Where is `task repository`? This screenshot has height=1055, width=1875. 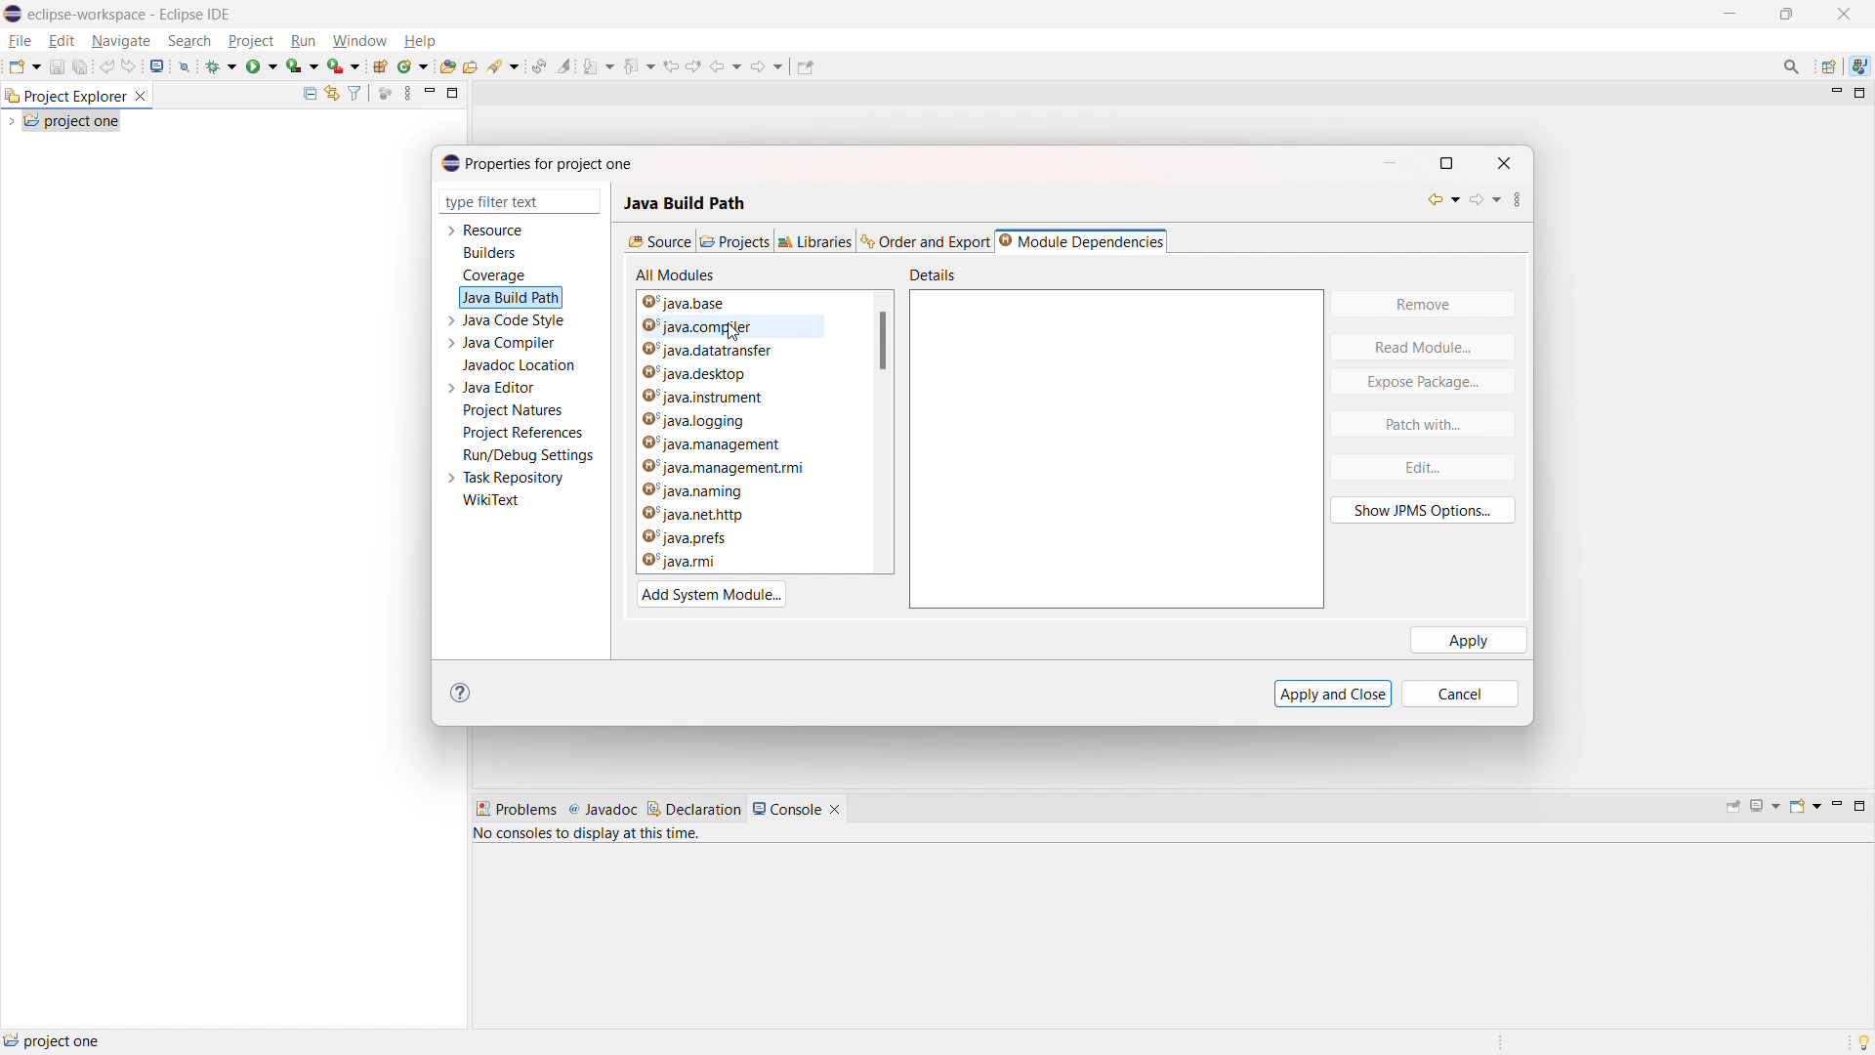
task repository is located at coordinates (515, 478).